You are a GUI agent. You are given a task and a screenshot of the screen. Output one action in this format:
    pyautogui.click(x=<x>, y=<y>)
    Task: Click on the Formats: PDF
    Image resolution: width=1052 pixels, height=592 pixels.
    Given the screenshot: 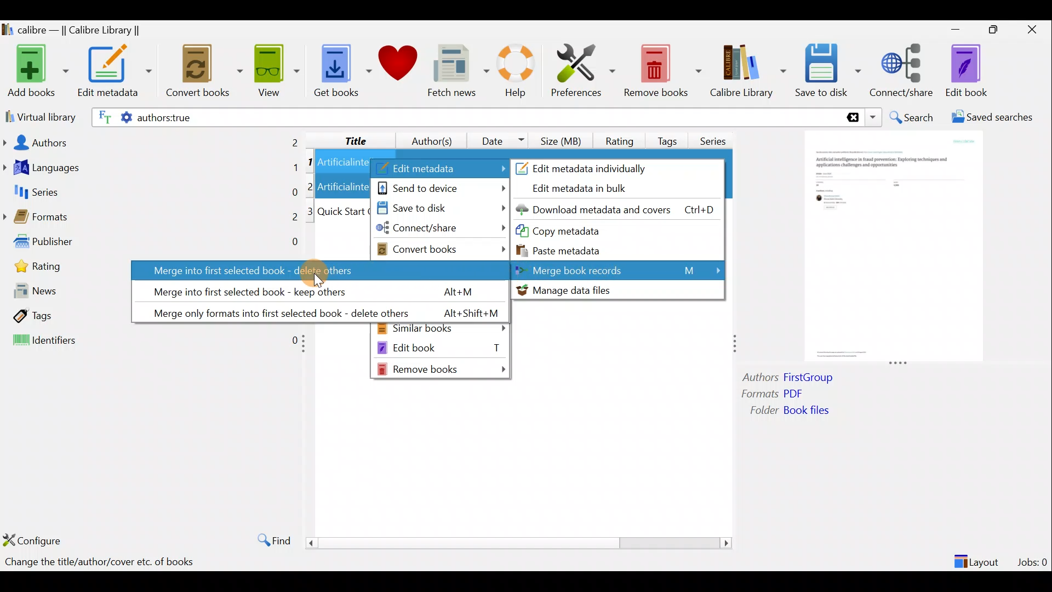 What is the action you would take?
    pyautogui.click(x=788, y=395)
    